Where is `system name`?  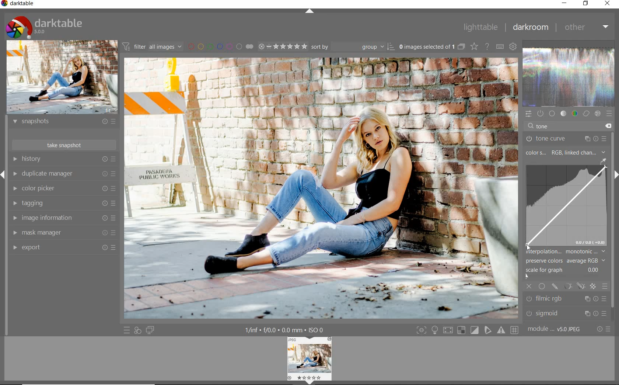 system name is located at coordinates (20, 4).